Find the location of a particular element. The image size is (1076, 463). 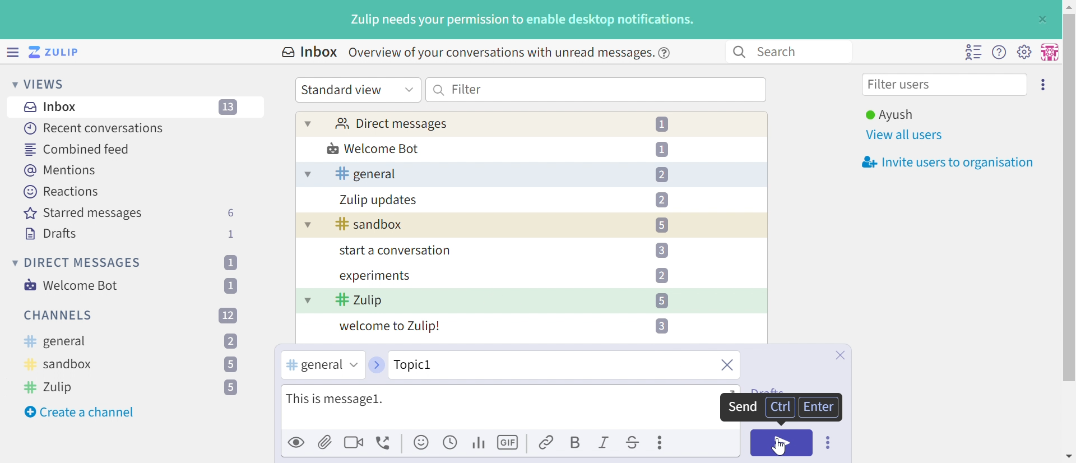

Configure topic notifications is located at coordinates (689, 275).